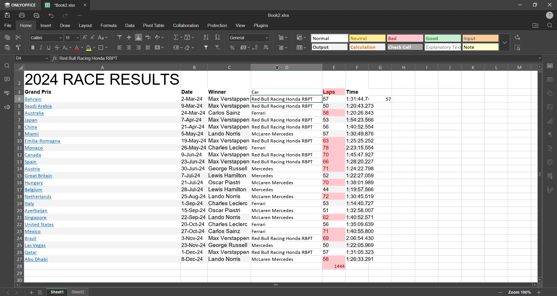  What do you see at coordinates (6, 107) in the screenshot?
I see `feedback` at bounding box center [6, 107].